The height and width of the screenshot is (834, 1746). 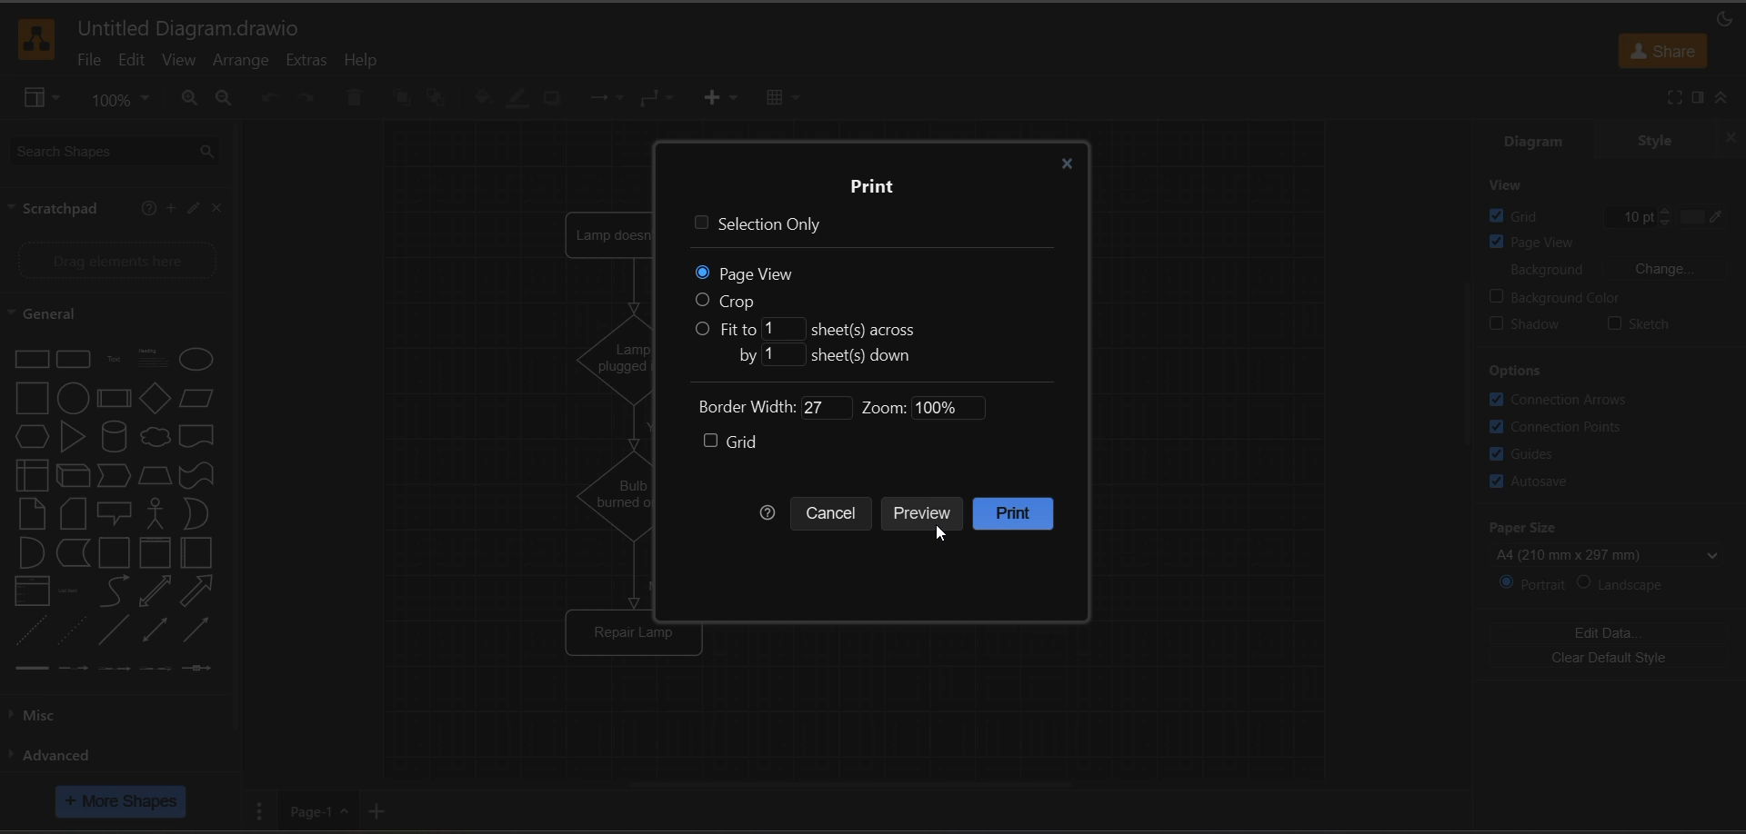 I want to click on shadow, so click(x=554, y=98).